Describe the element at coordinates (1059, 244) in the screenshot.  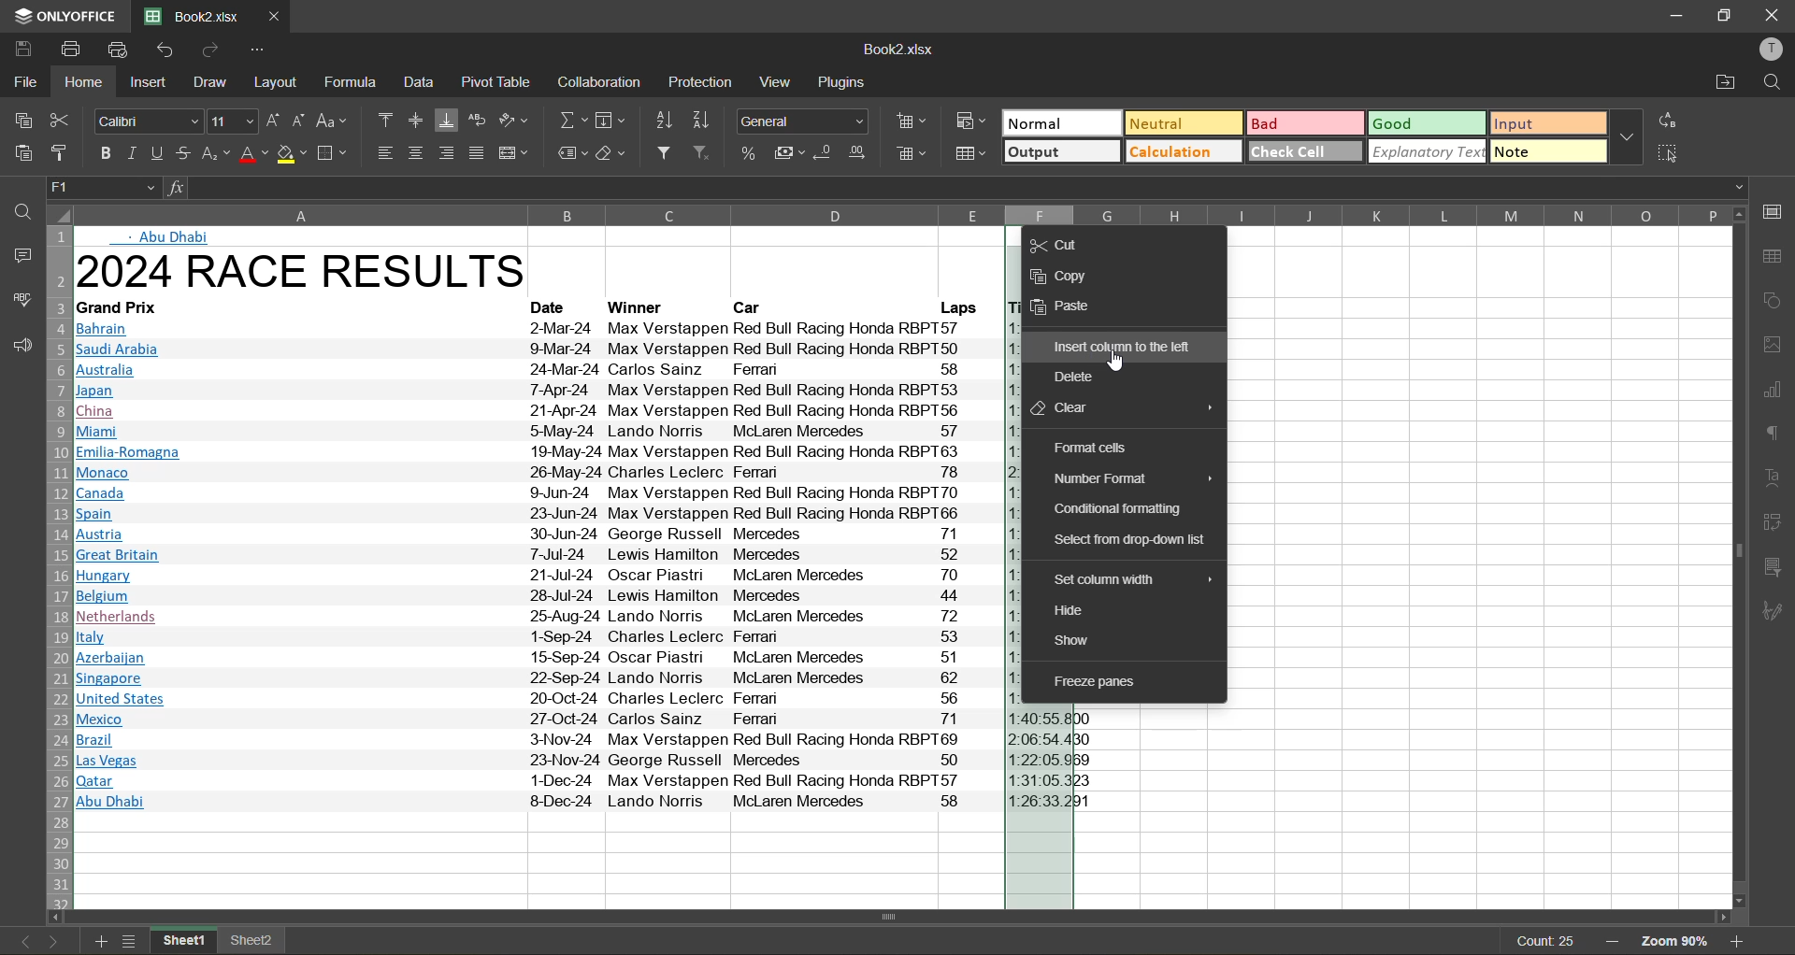
I see `cut` at that location.